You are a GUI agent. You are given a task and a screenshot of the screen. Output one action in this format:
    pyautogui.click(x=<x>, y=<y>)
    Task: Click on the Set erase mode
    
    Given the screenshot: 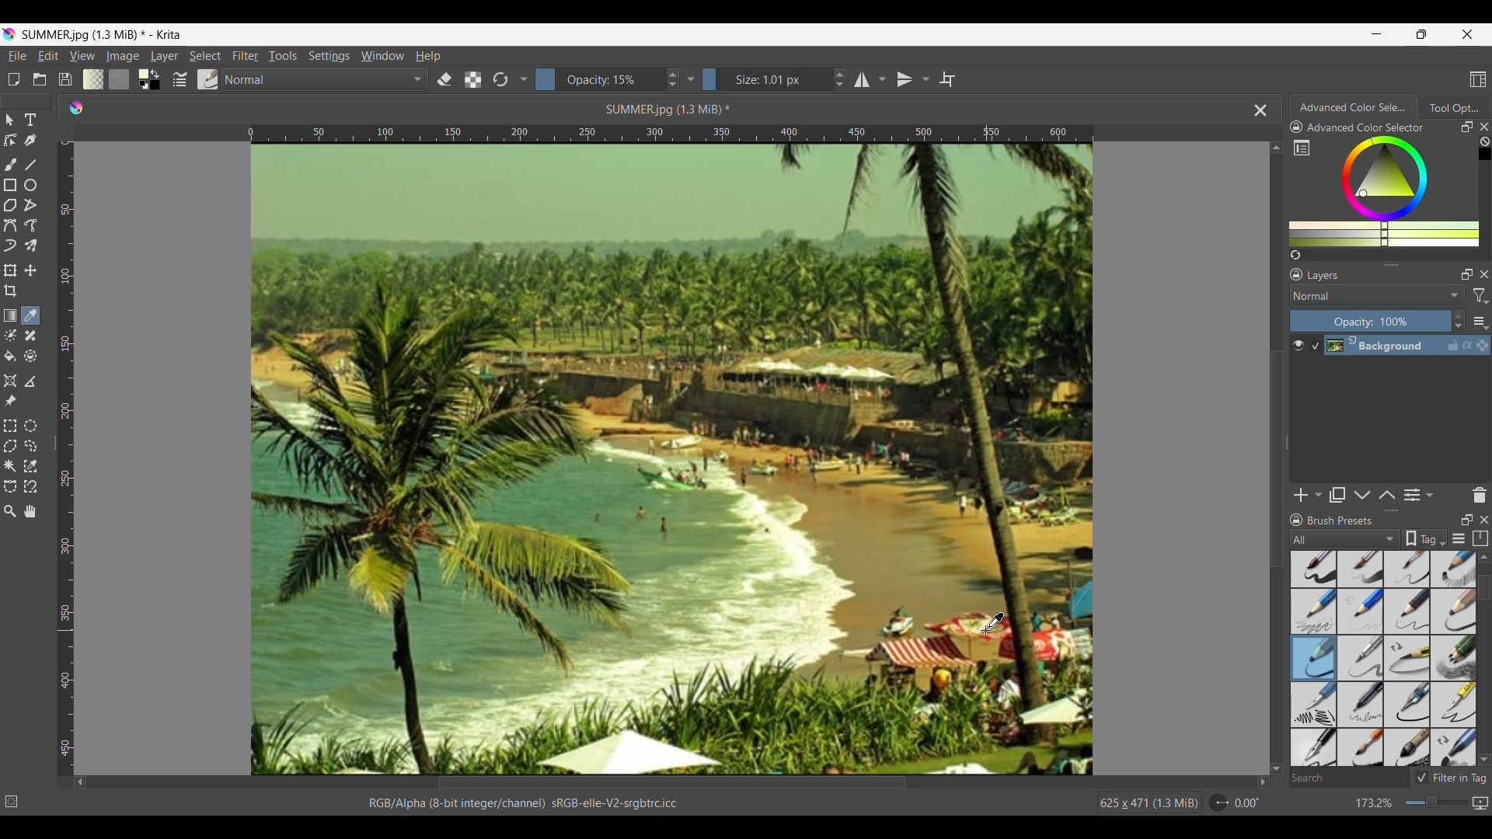 What is the action you would take?
    pyautogui.click(x=444, y=80)
    